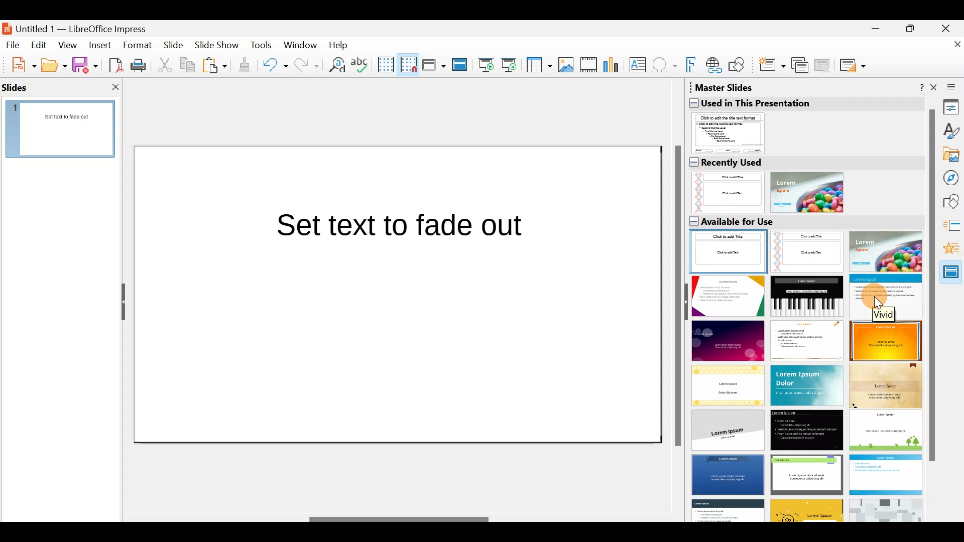 Image resolution: width=964 pixels, height=542 pixels. Describe the element at coordinates (804, 368) in the screenshot. I see `Slides available for use` at that location.